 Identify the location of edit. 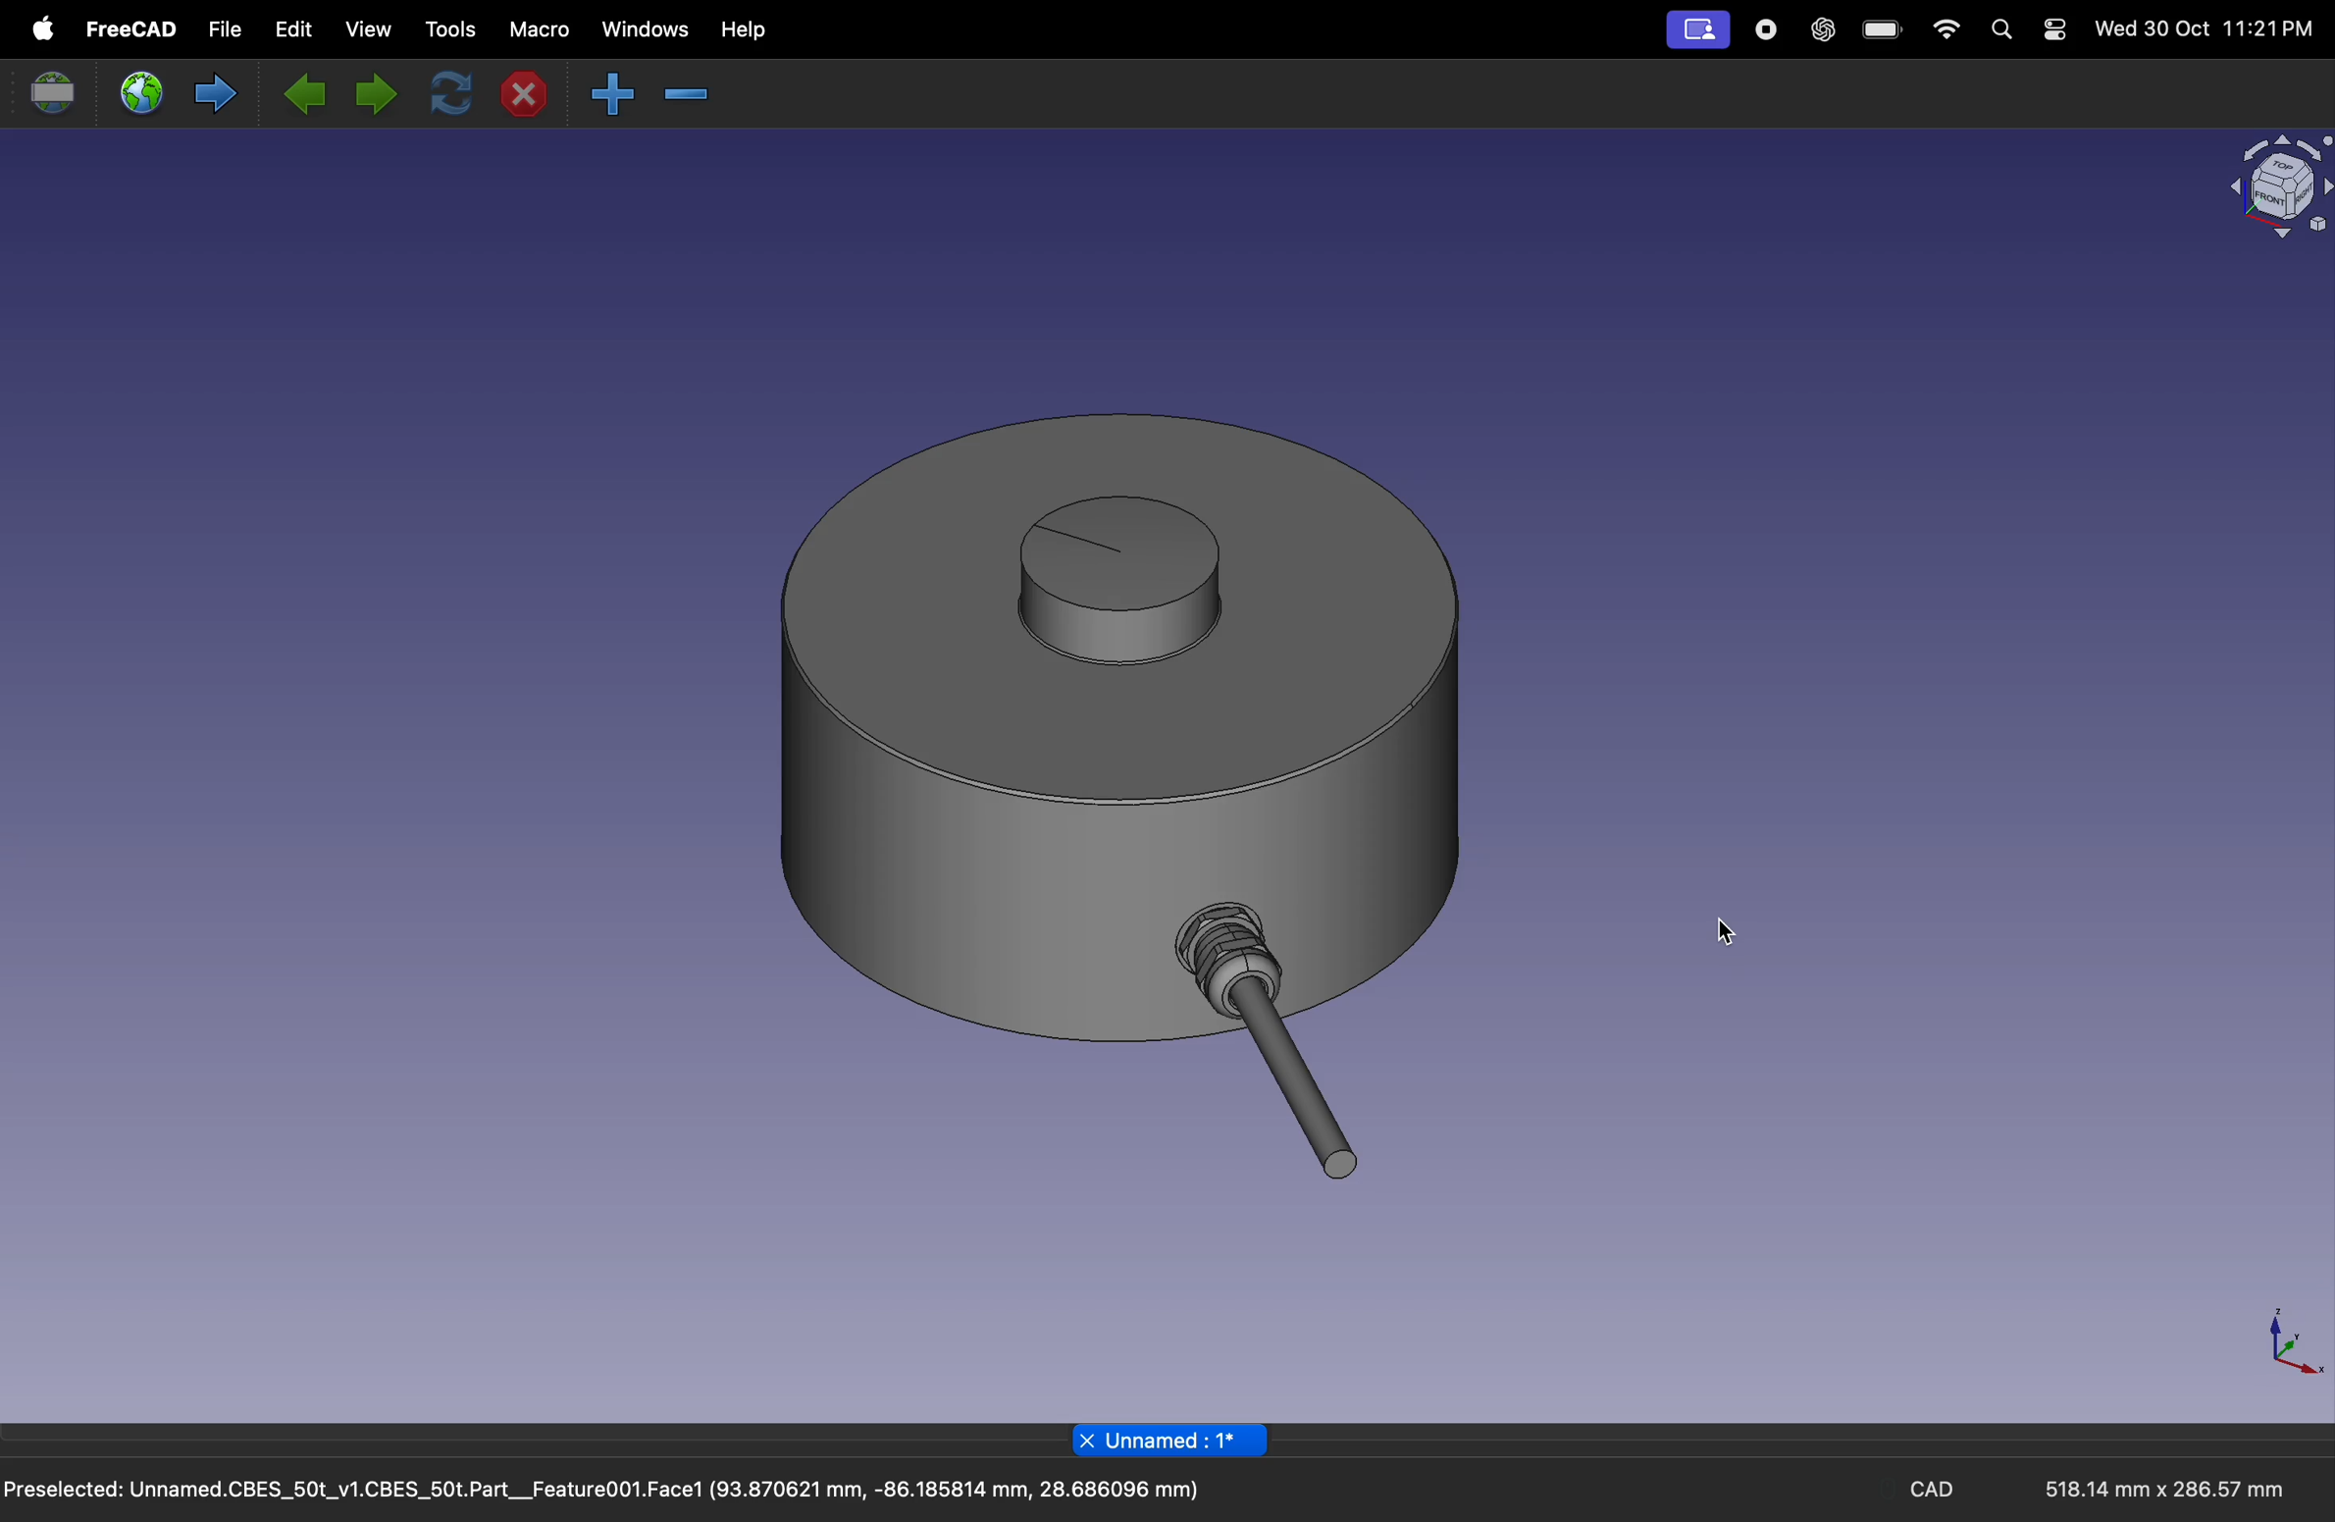
(300, 35).